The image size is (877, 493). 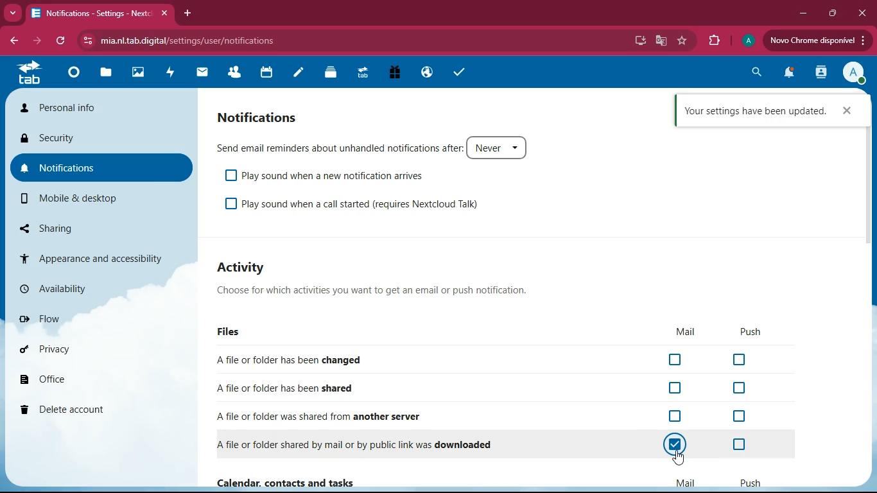 What do you see at coordinates (200, 74) in the screenshot?
I see `mail` at bounding box center [200, 74].